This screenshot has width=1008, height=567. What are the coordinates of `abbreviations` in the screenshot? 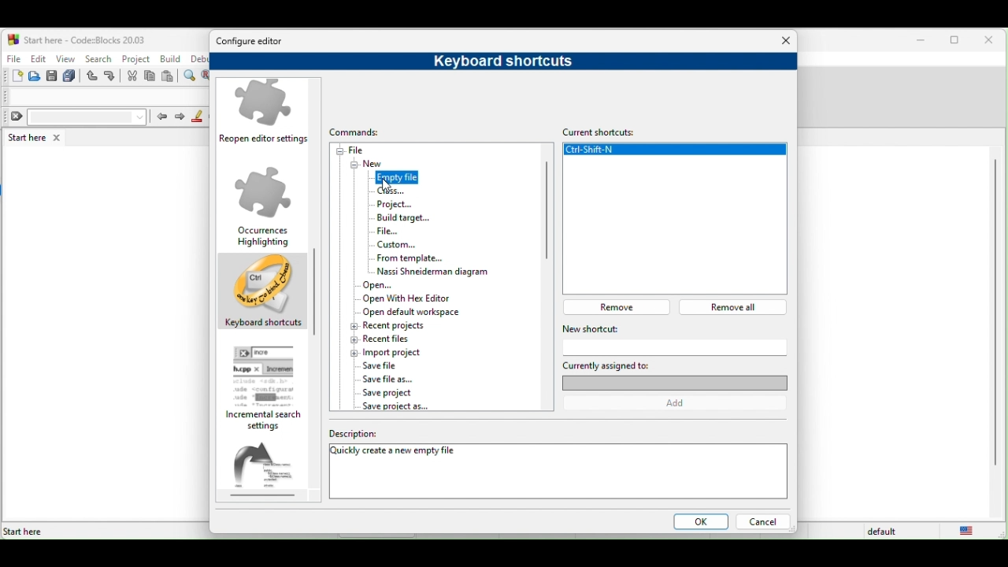 It's located at (269, 470).